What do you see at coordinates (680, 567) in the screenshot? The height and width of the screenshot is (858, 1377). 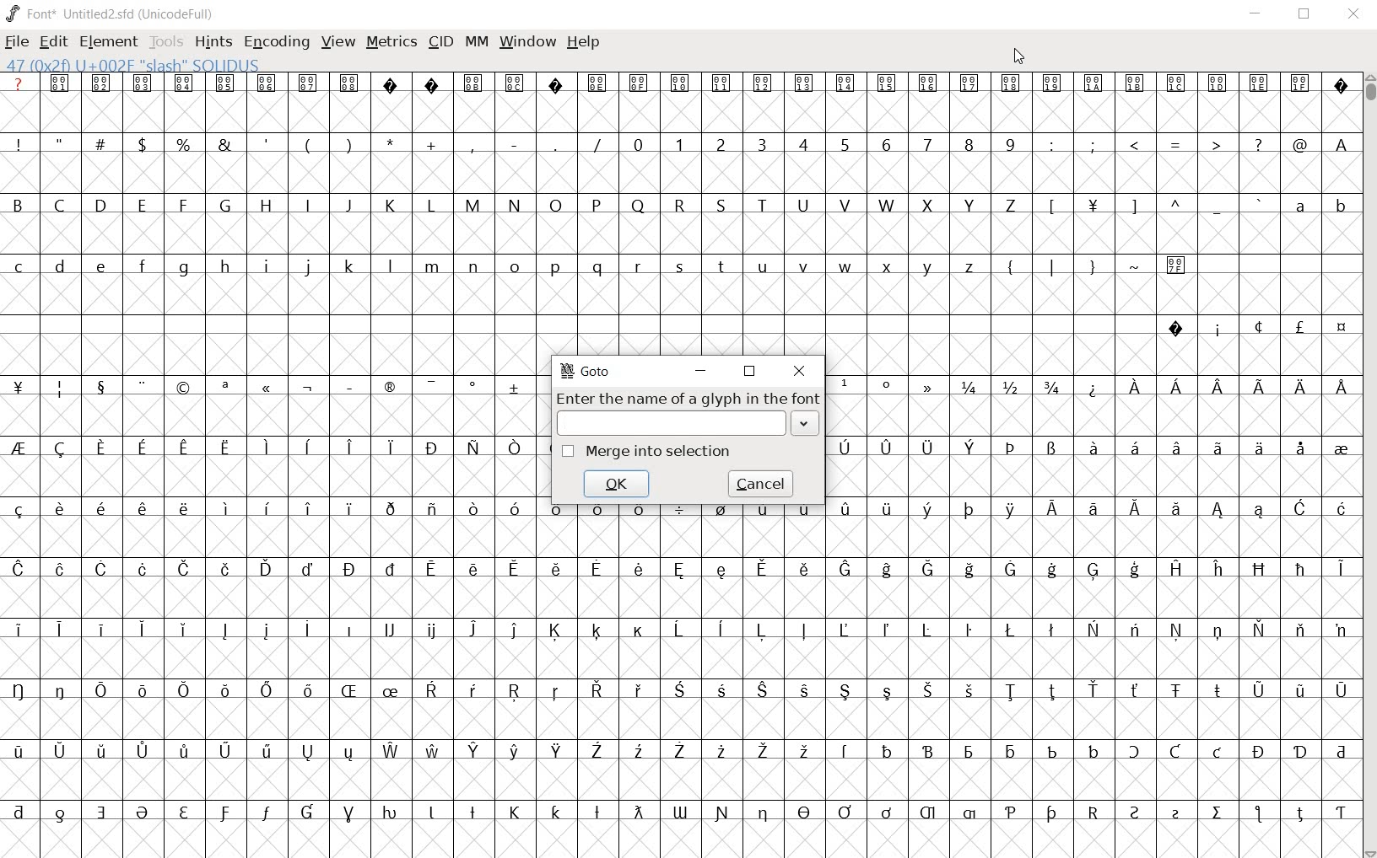 I see `special letters` at bounding box center [680, 567].